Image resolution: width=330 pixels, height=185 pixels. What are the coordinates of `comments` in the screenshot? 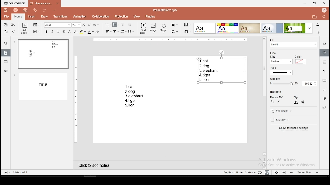 It's located at (5, 62).